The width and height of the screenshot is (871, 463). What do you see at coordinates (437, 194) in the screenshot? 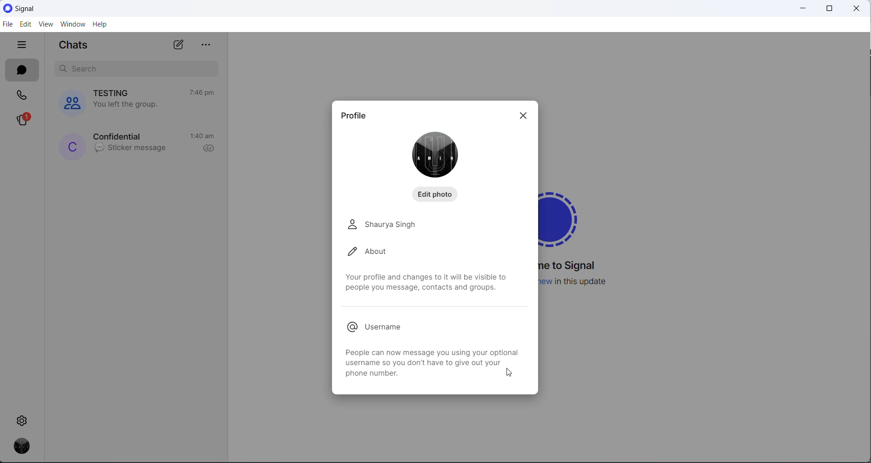
I see `edit photo` at bounding box center [437, 194].